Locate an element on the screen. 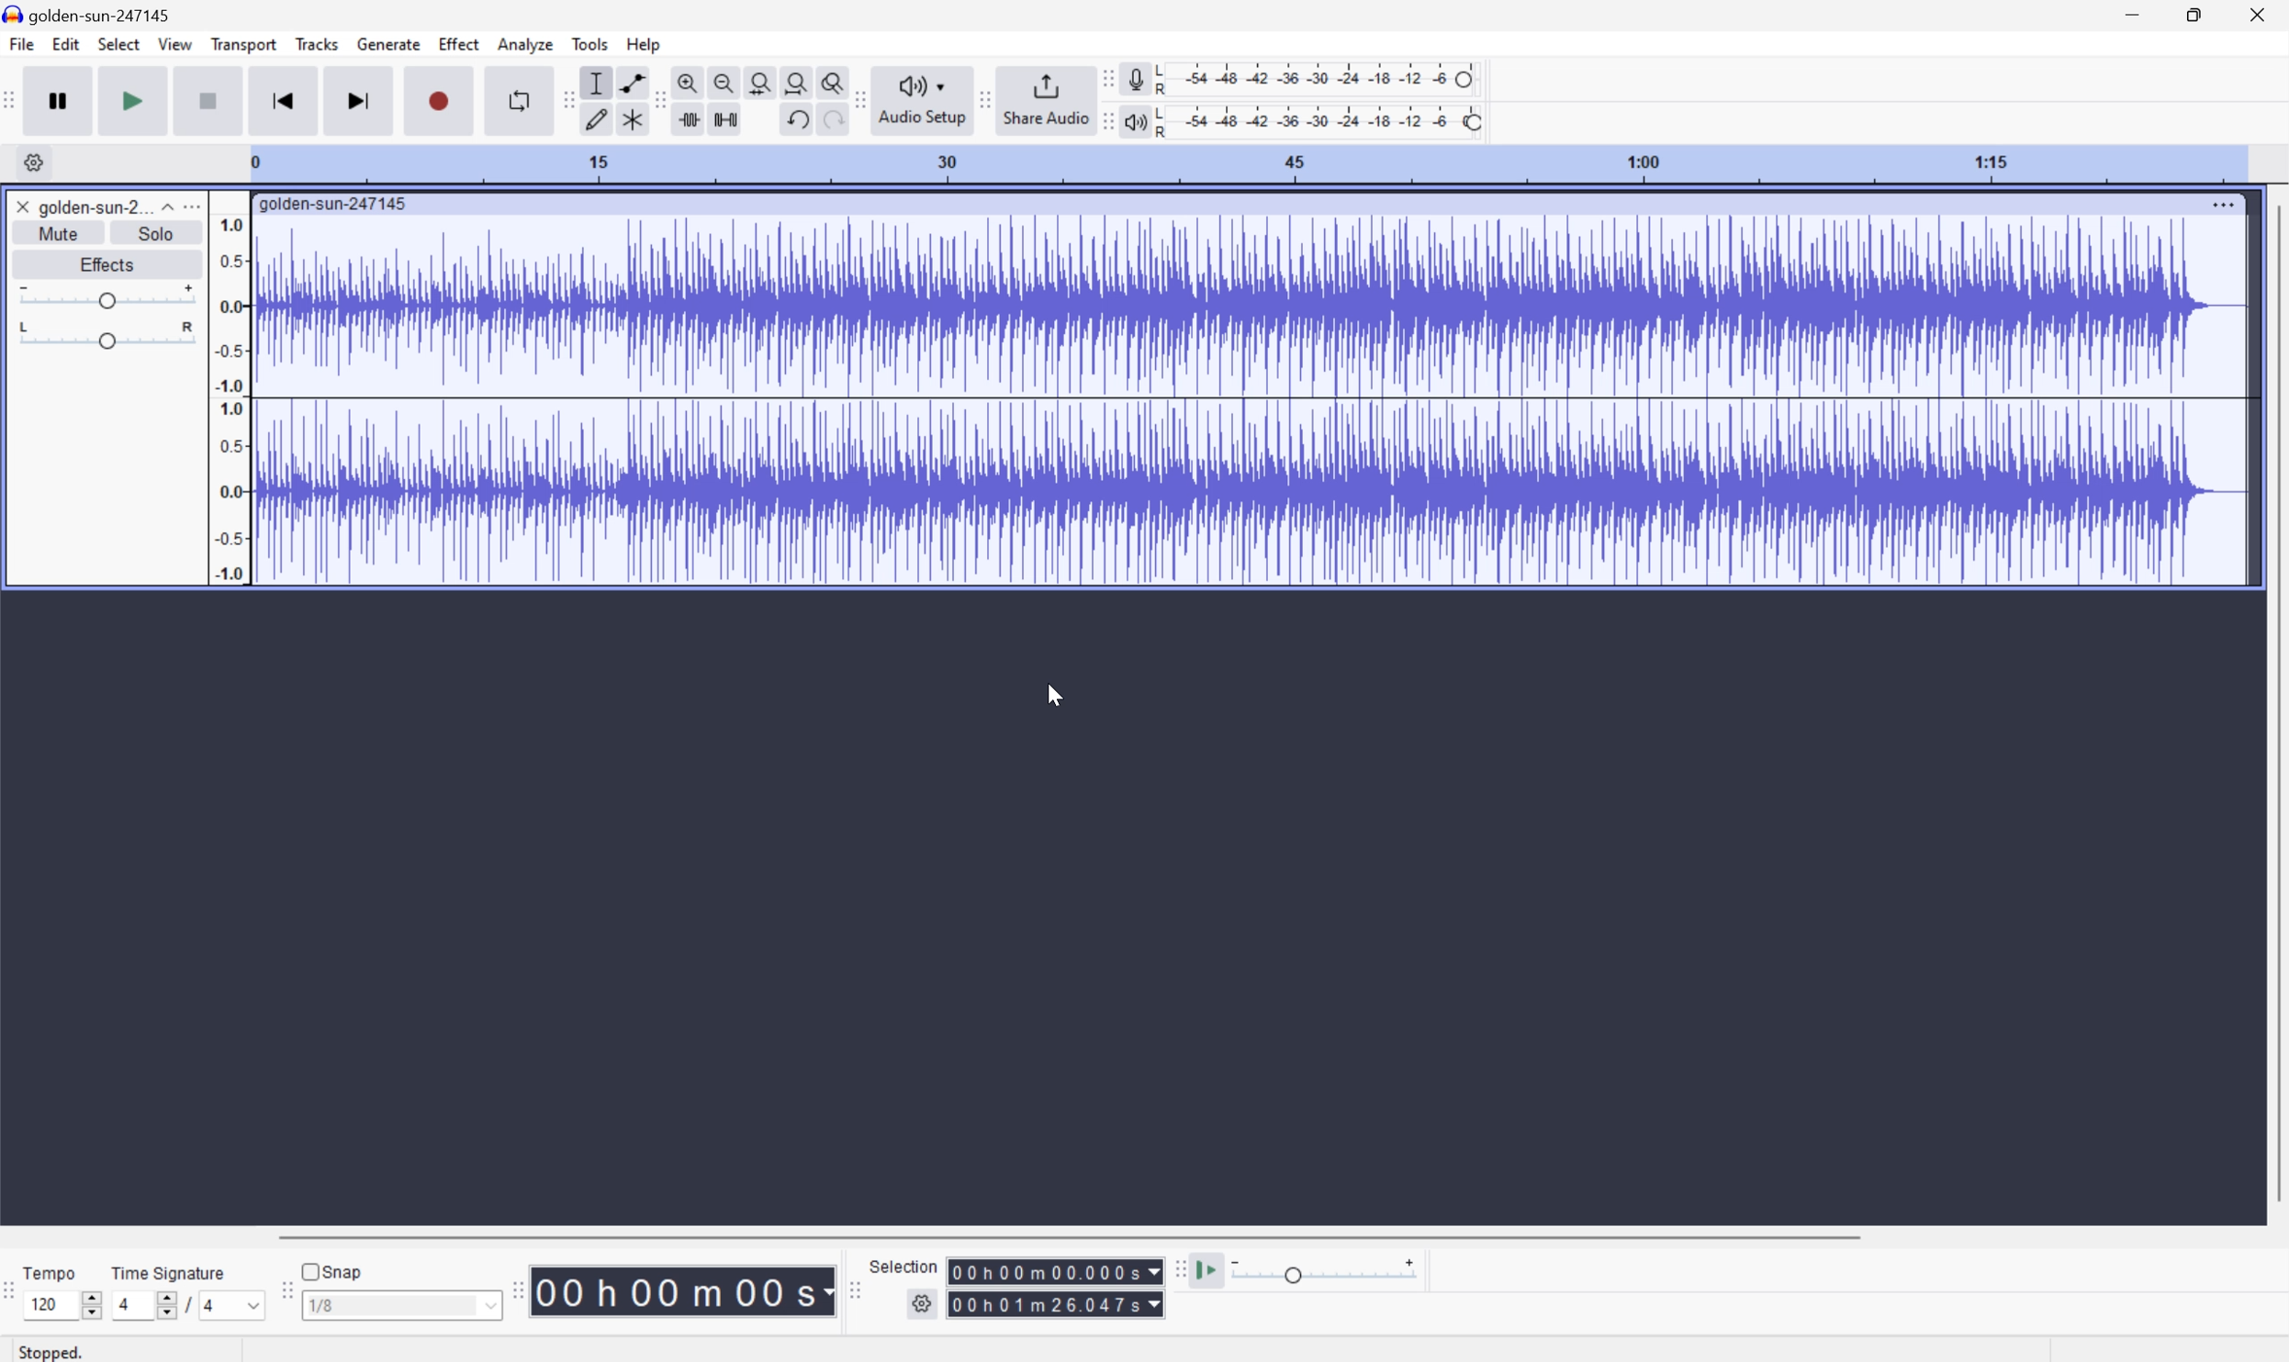 The height and width of the screenshot is (1362, 2289). Restore Down is located at coordinates (2194, 17).